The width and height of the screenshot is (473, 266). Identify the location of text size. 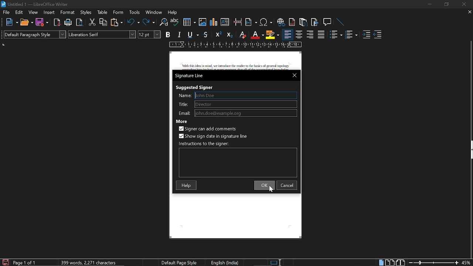
(149, 35).